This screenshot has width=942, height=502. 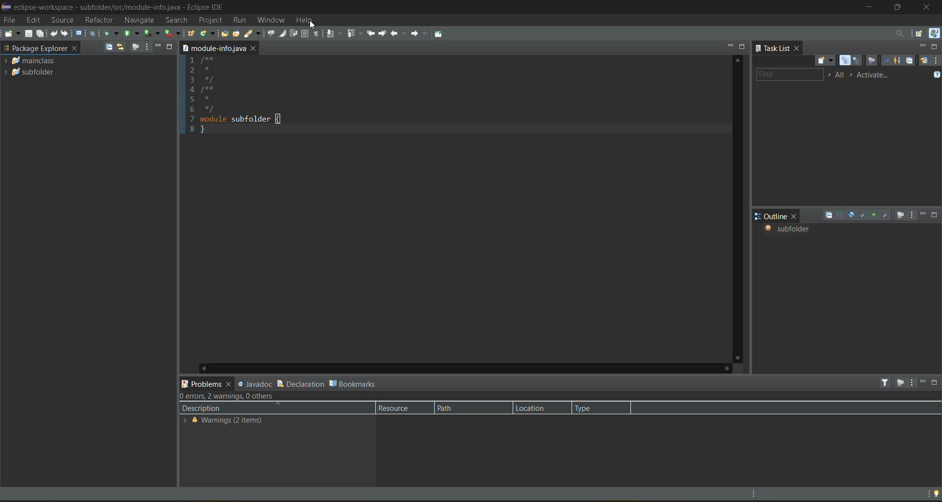 I want to click on close, so click(x=799, y=49).